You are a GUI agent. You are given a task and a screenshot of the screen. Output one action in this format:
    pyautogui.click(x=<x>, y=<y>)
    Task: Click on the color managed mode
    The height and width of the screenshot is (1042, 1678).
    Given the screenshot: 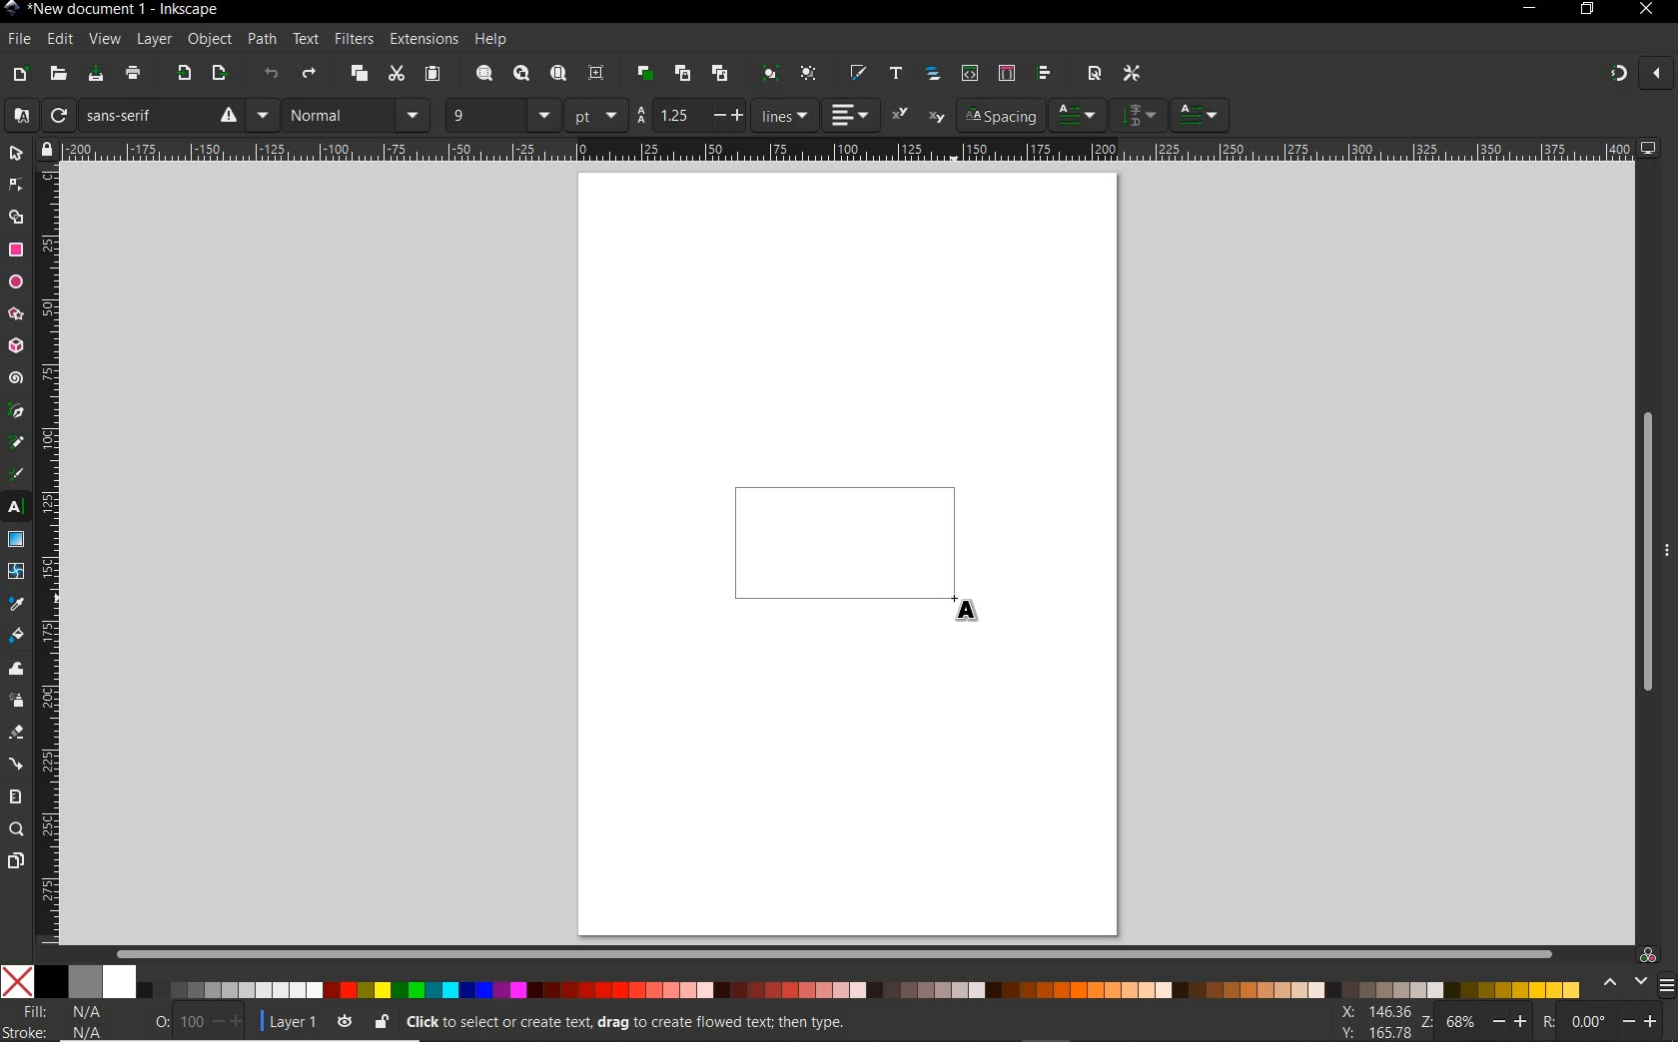 What is the action you would take?
    pyautogui.click(x=1645, y=954)
    